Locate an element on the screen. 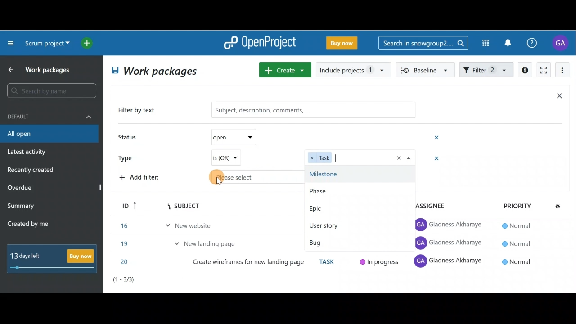  Search bar is located at coordinates (423, 42).